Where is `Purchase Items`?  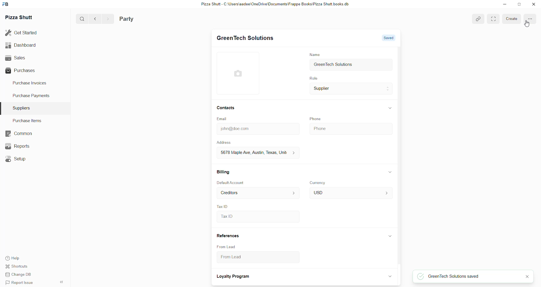 Purchase Items is located at coordinates (29, 120).